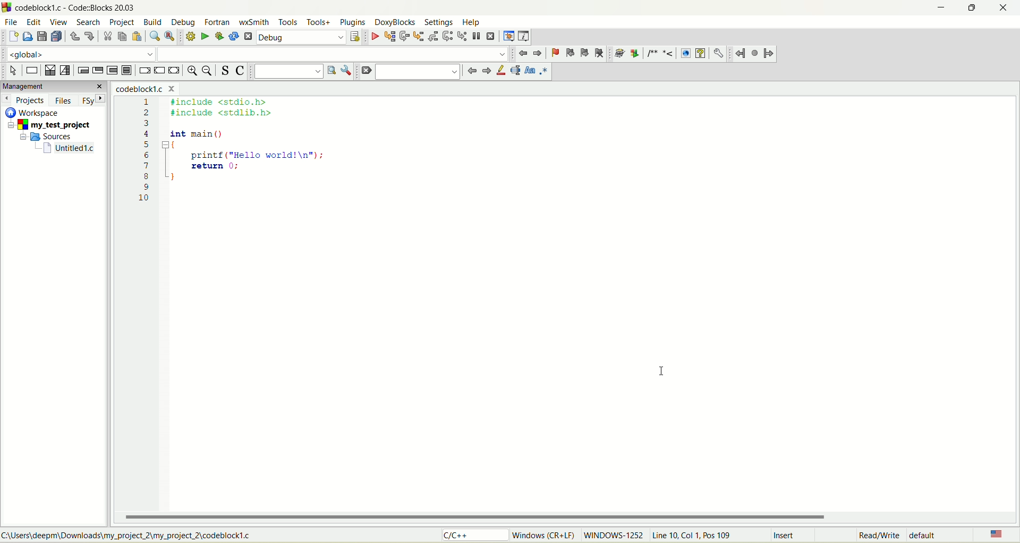 This screenshot has height=543, width=1020. What do you see at coordinates (353, 22) in the screenshot?
I see `plugins` at bounding box center [353, 22].